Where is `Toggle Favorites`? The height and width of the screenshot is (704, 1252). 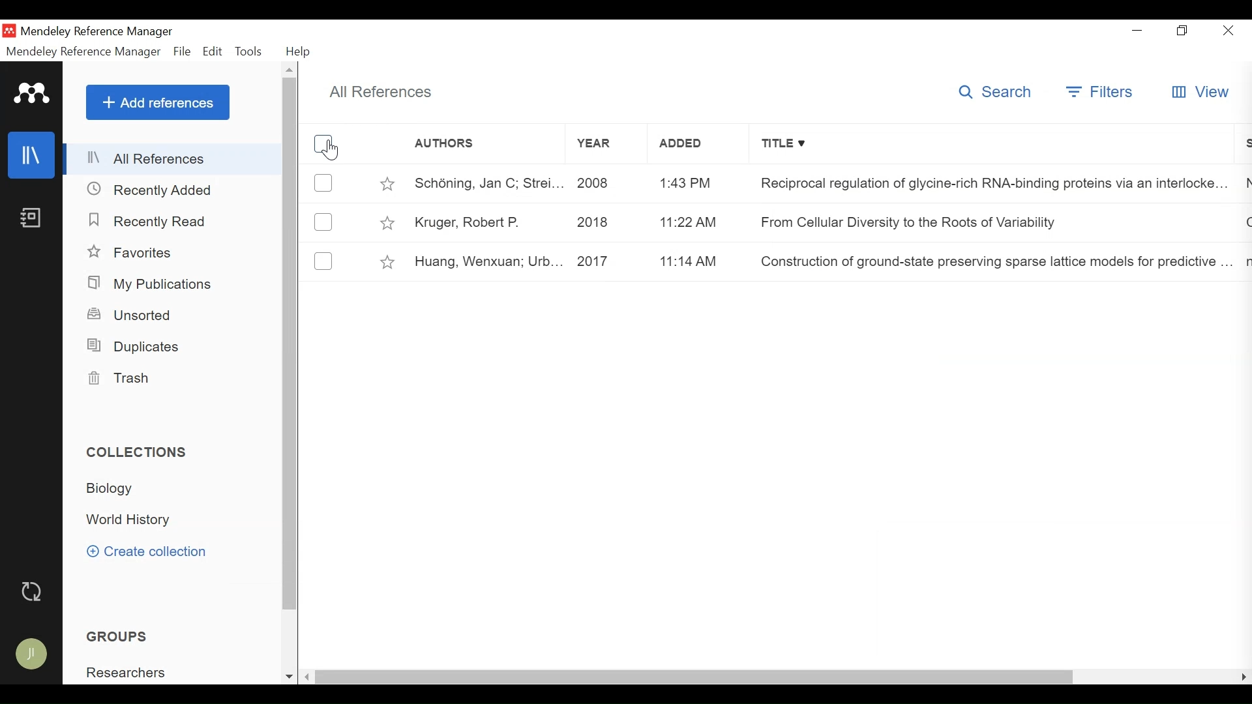 Toggle Favorites is located at coordinates (388, 182).